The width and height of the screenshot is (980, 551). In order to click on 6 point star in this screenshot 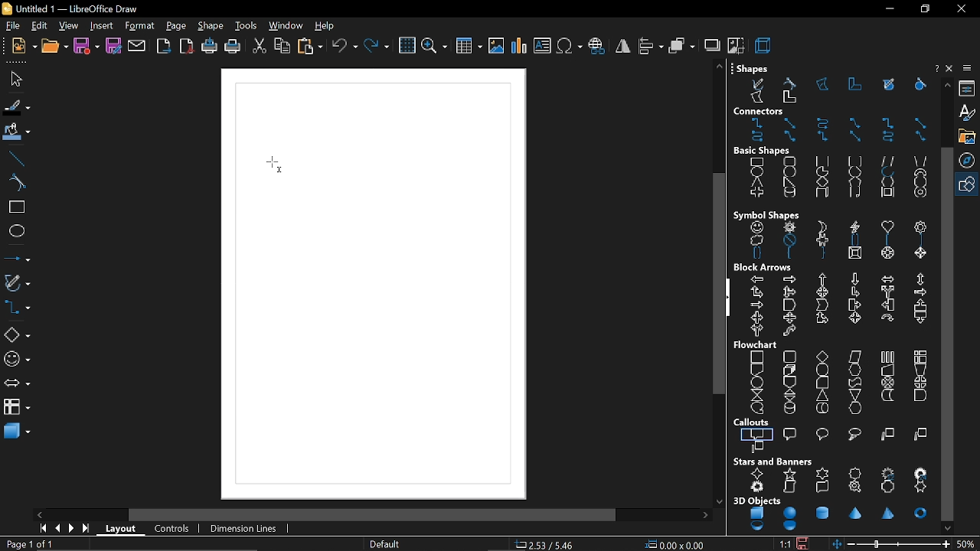, I will do `click(822, 474)`.